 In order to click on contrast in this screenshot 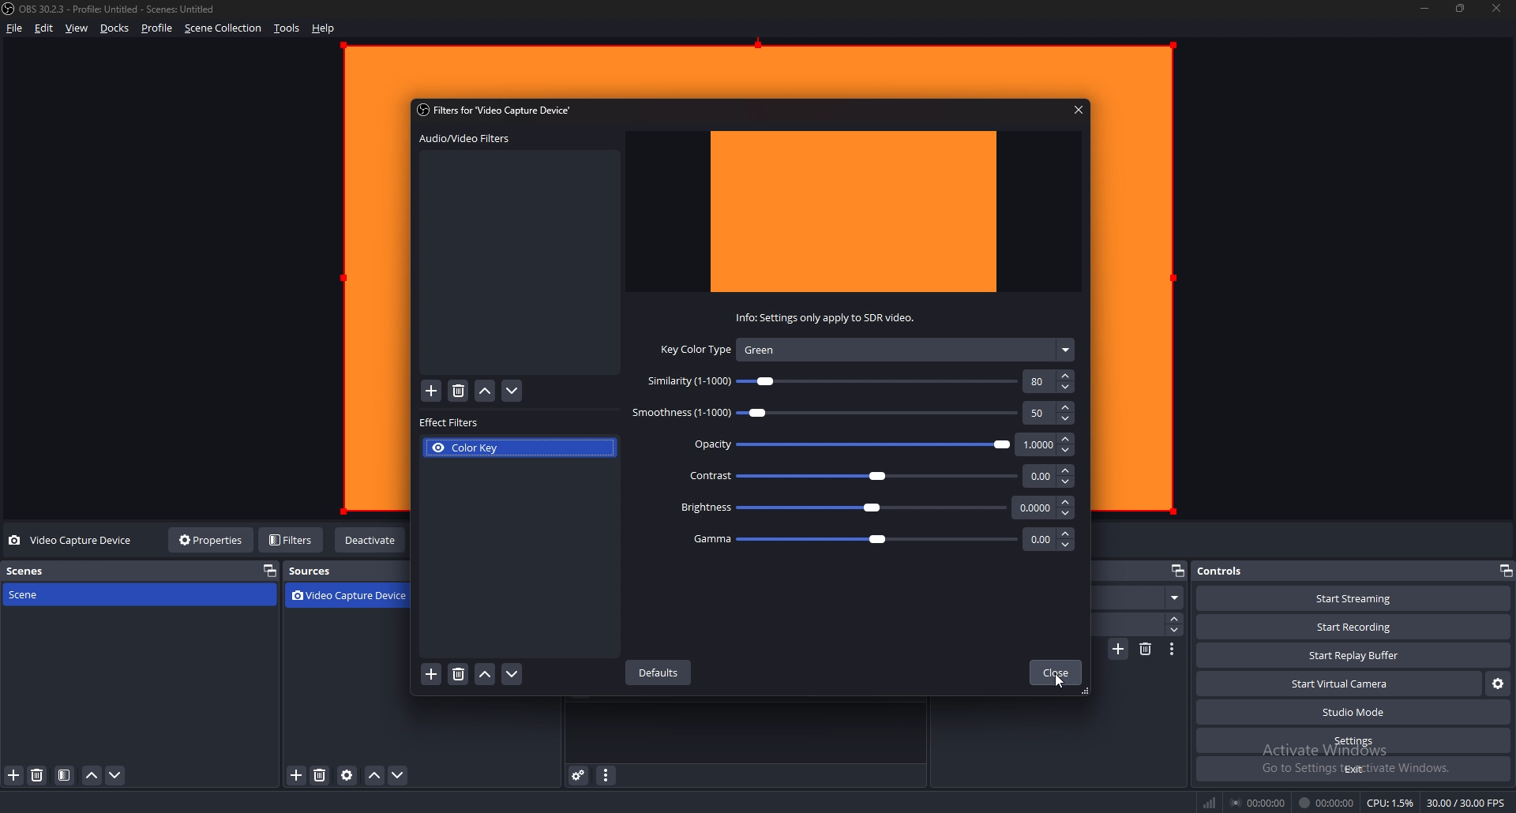, I will do `click(877, 474)`.